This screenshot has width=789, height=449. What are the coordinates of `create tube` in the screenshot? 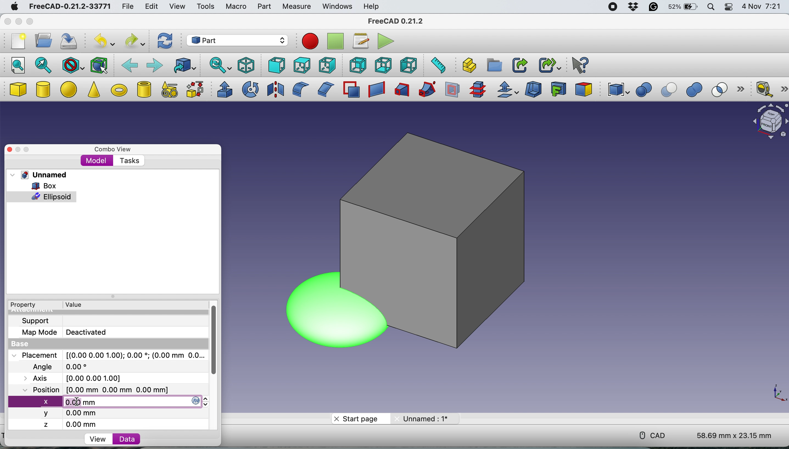 It's located at (144, 89).